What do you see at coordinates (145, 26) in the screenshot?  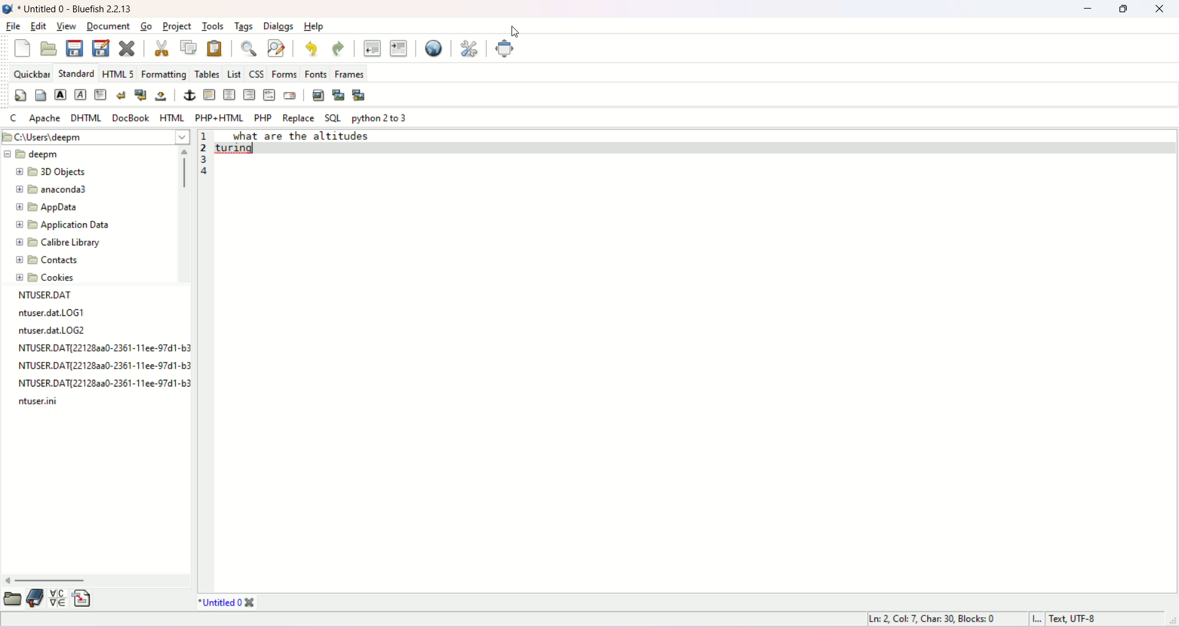 I see `go` at bounding box center [145, 26].